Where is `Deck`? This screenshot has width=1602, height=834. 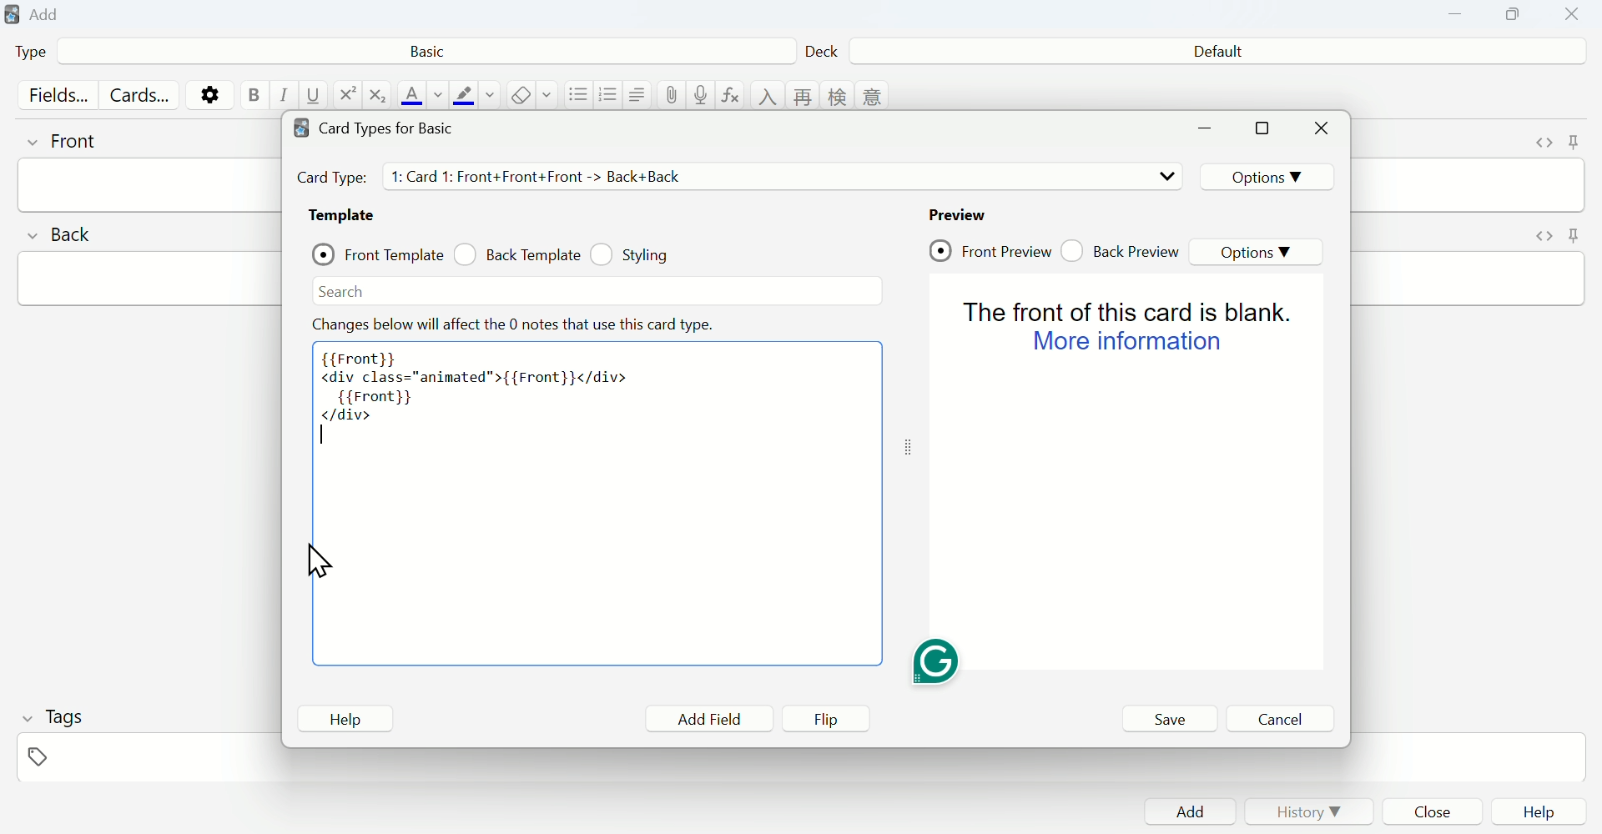
Deck is located at coordinates (820, 53).